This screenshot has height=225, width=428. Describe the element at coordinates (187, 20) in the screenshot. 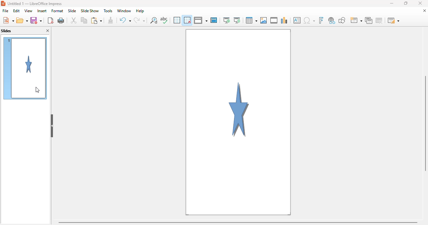

I see `snap to grid` at that location.